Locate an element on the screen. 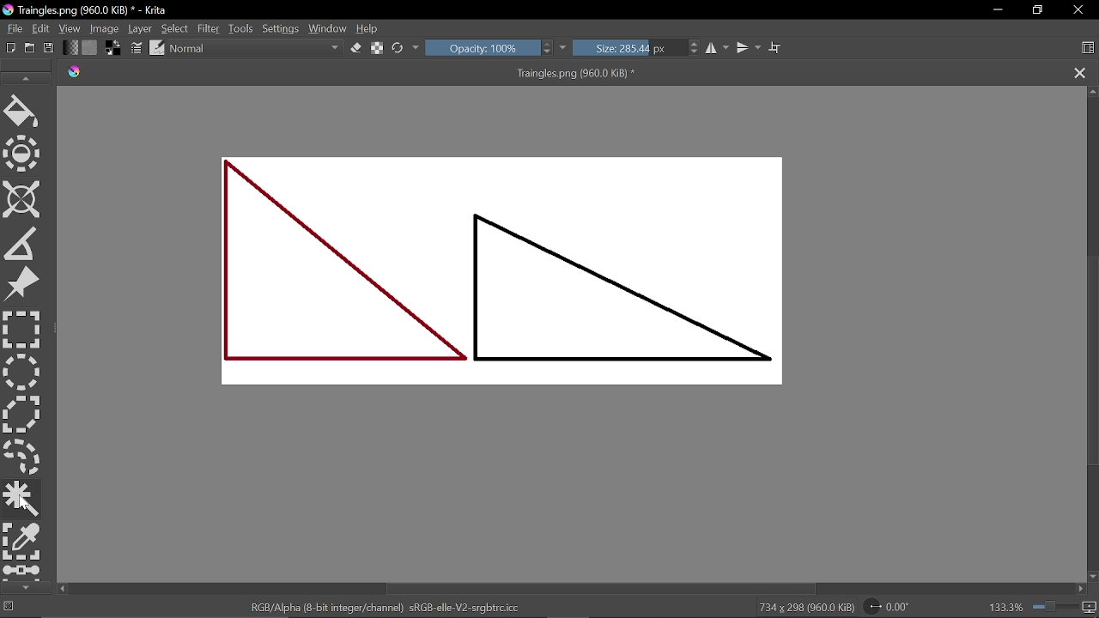 The height and width of the screenshot is (618, 1099). Tools is located at coordinates (242, 28).